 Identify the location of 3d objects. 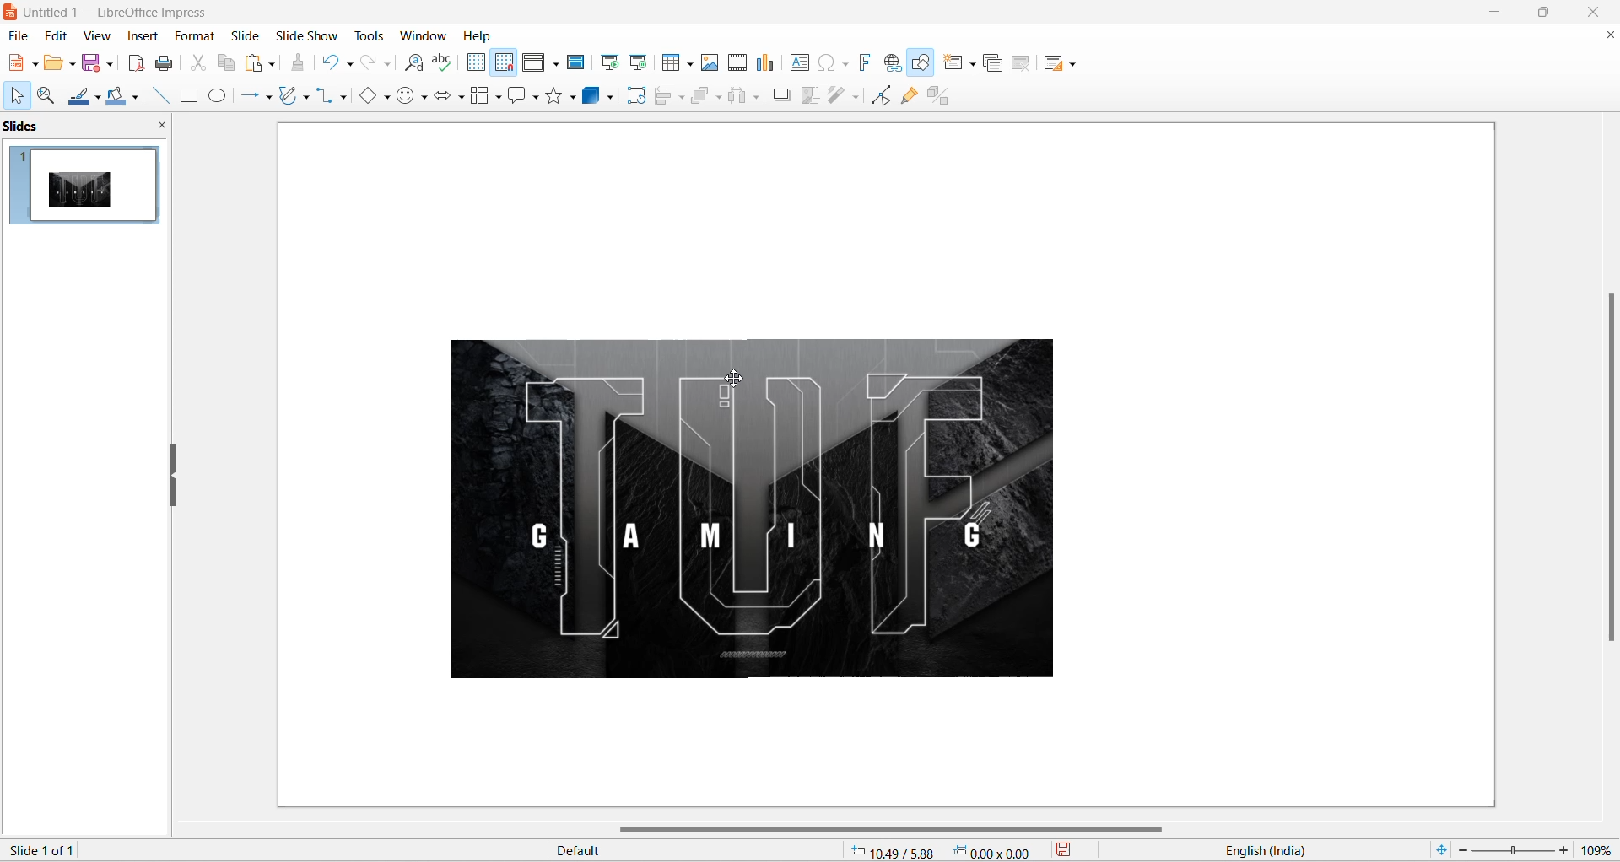
(594, 95).